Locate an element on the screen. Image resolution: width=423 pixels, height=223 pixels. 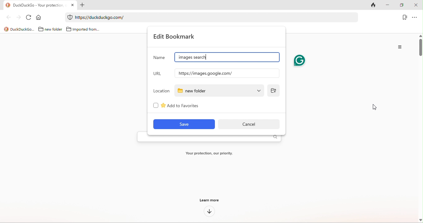
cancel is located at coordinates (248, 124).